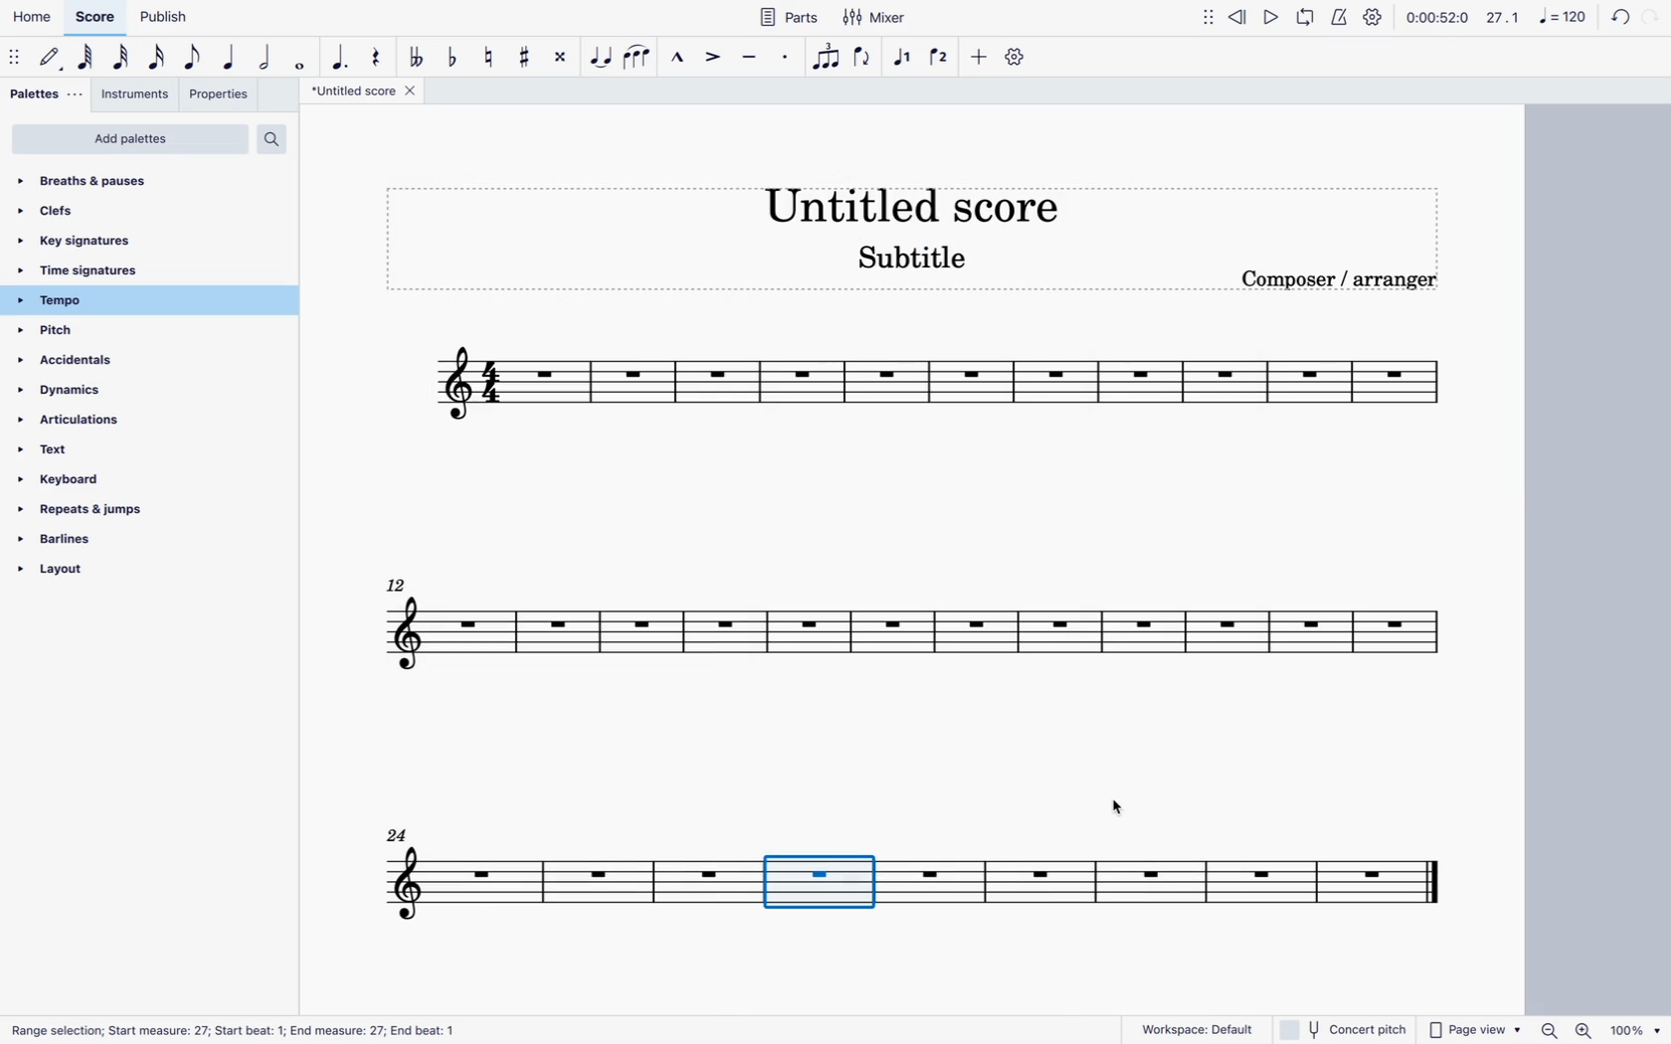 This screenshot has height=1044, width=1671. What do you see at coordinates (1344, 16) in the screenshot?
I see `metronome` at bounding box center [1344, 16].